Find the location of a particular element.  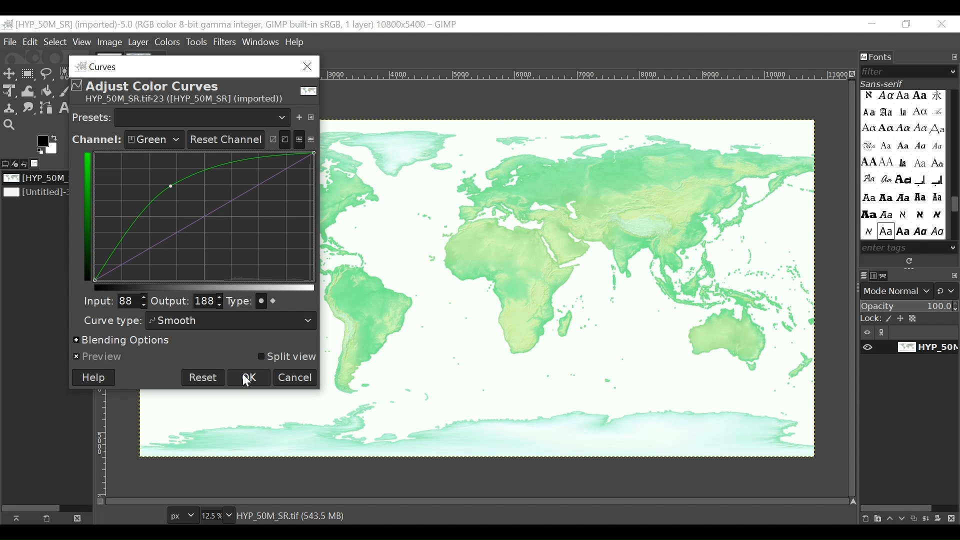

Input is located at coordinates (95, 300).